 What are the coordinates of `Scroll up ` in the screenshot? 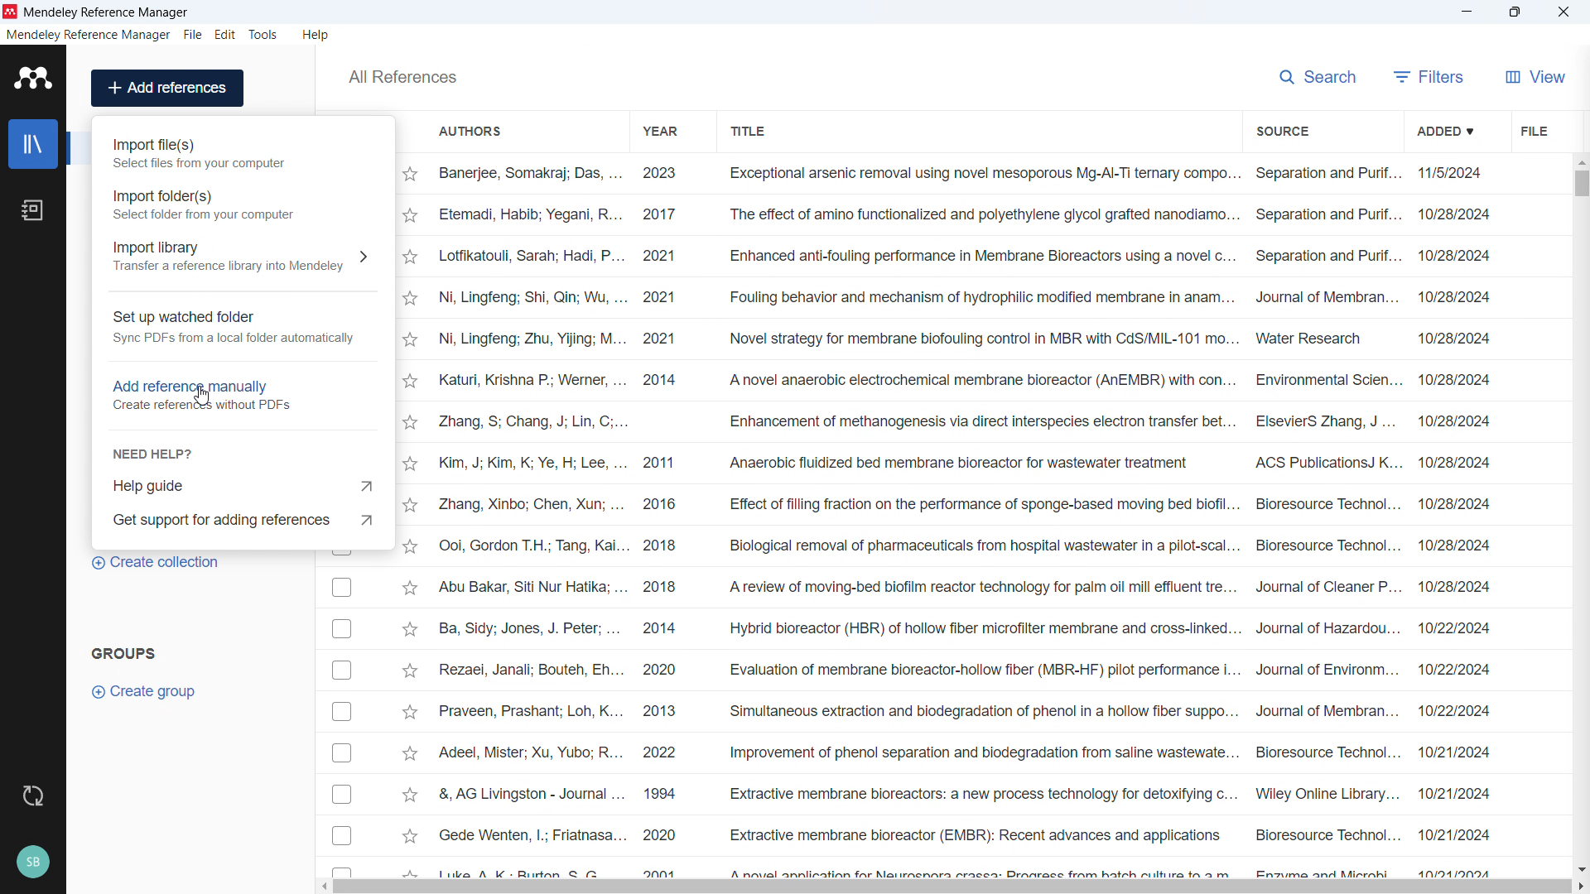 It's located at (1580, 161).